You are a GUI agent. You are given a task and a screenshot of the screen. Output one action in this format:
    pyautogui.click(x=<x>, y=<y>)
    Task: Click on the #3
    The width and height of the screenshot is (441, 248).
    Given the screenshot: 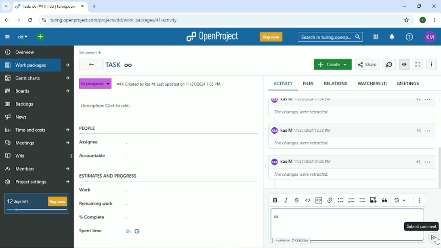 What is the action you would take?
    pyautogui.click(x=416, y=132)
    